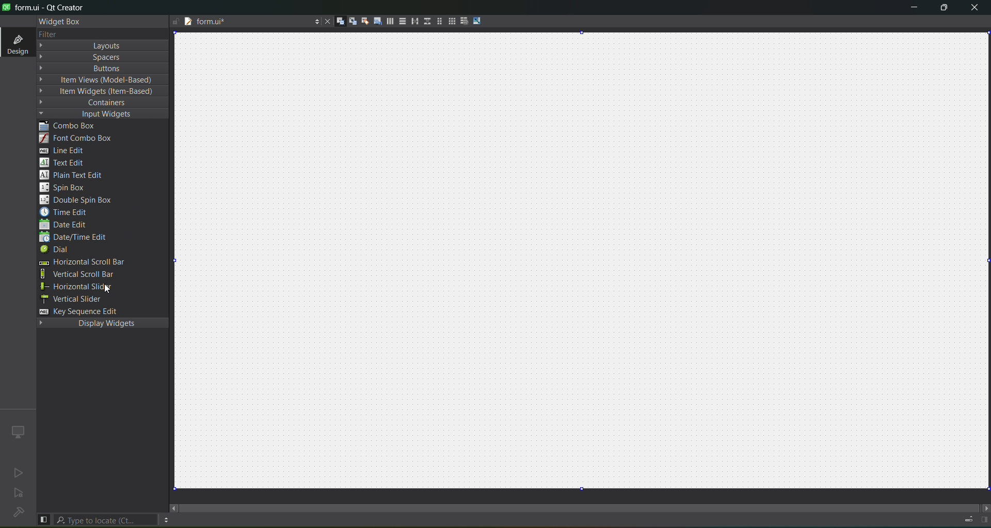 Image resolution: width=991 pixels, height=528 pixels. Describe the element at coordinates (106, 520) in the screenshot. I see `search` at that location.